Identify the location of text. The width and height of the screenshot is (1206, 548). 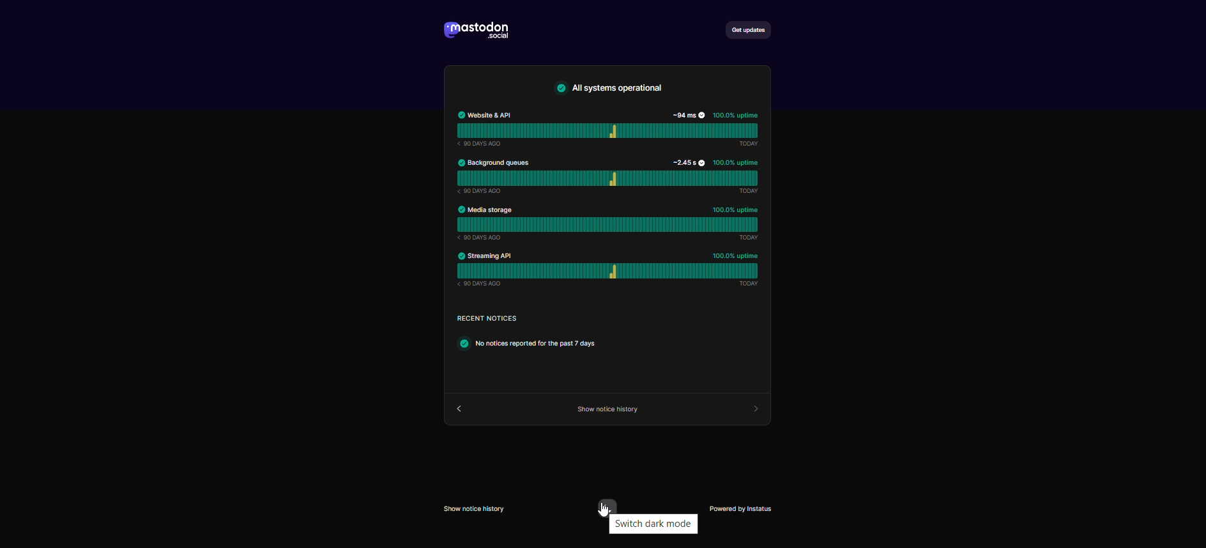
(607, 88).